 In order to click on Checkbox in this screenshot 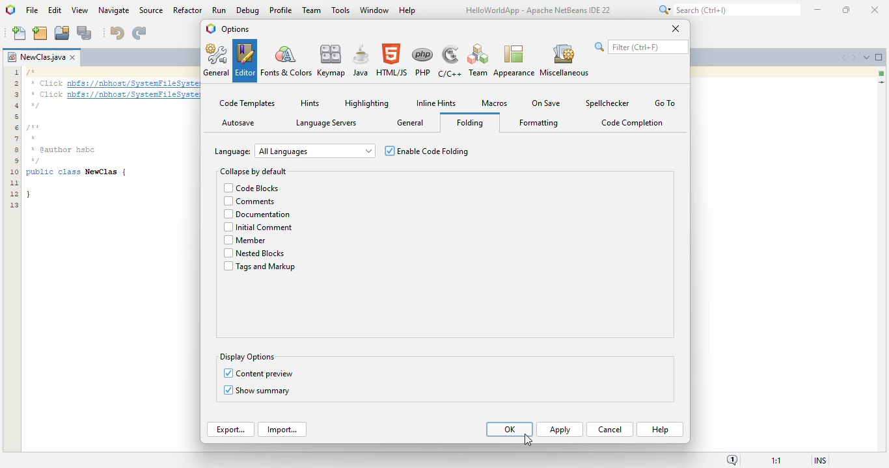, I will do `click(227, 372)`.